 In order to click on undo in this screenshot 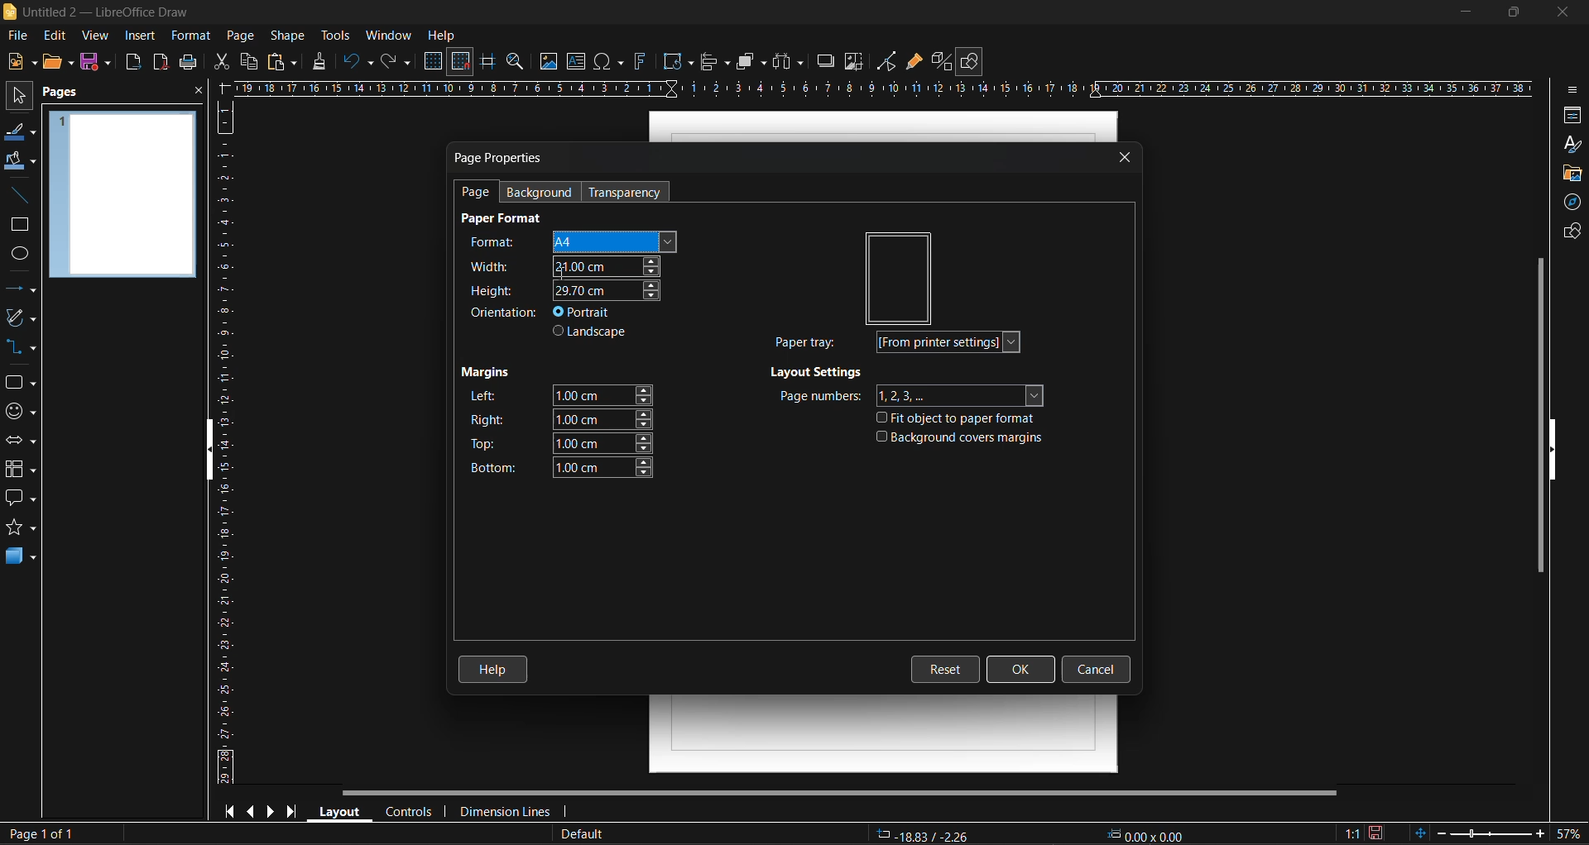, I will do `click(360, 64)`.